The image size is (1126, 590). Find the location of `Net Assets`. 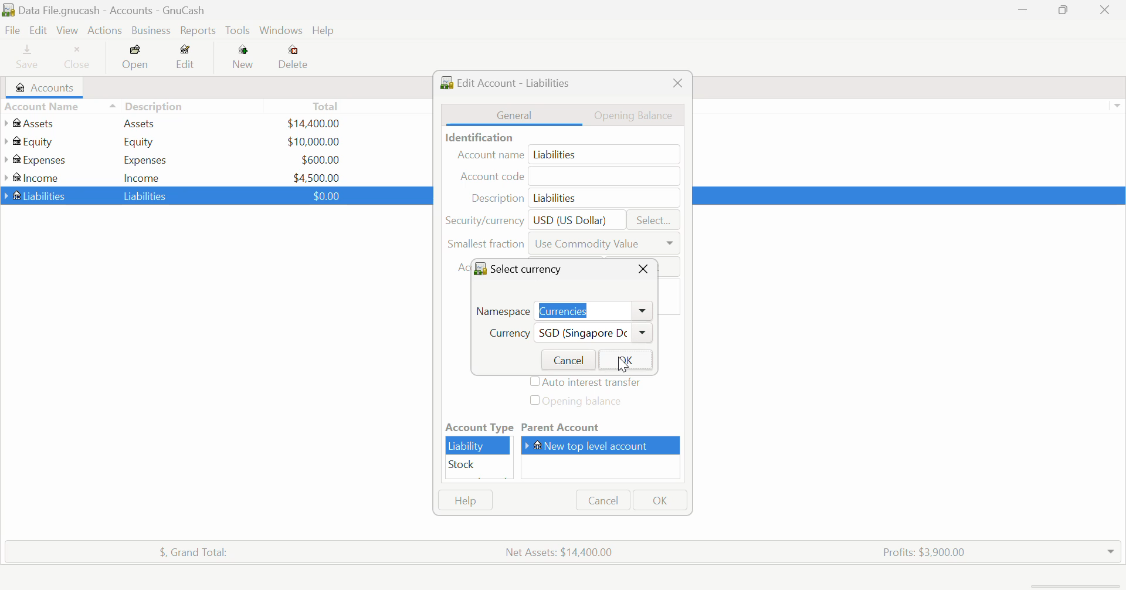

Net Assets is located at coordinates (562, 552).